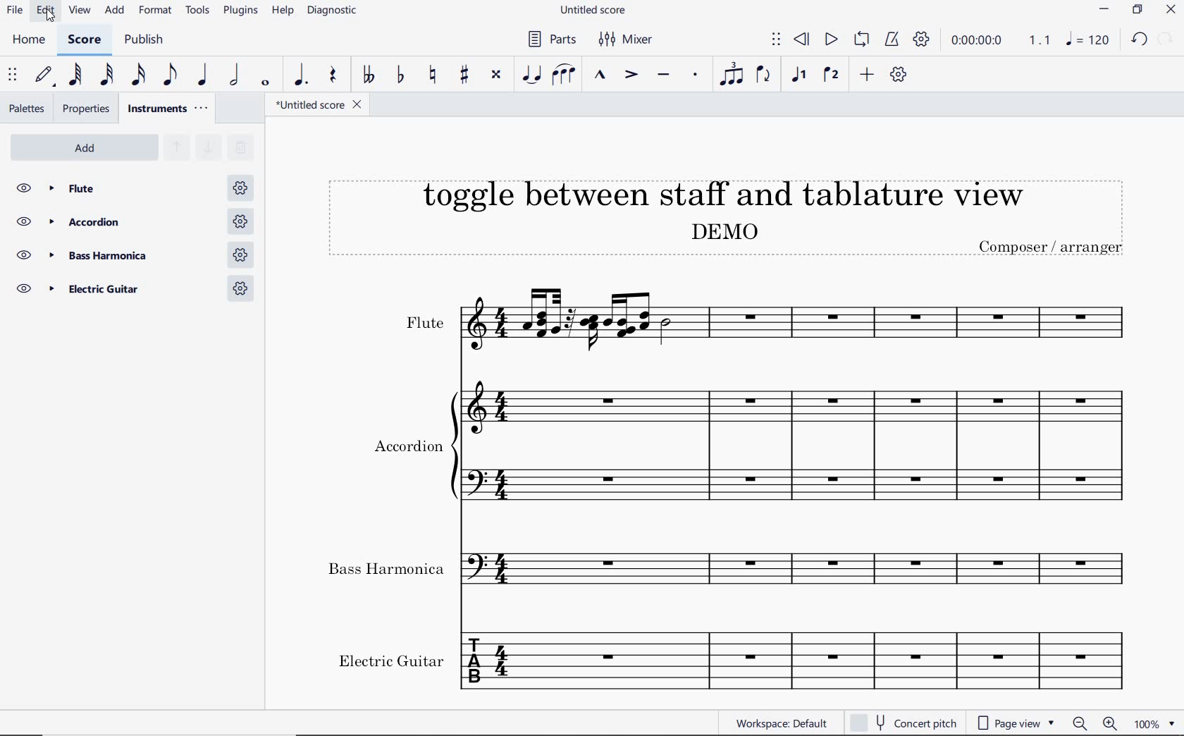 This screenshot has width=1184, height=736. I want to click on MOVE SELECTED STAVES DOWN, so click(209, 148).